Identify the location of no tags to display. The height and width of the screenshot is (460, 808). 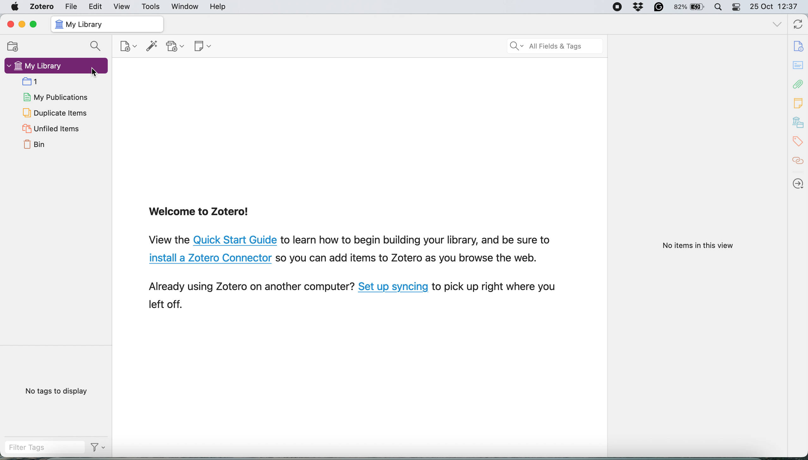
(56, 391).